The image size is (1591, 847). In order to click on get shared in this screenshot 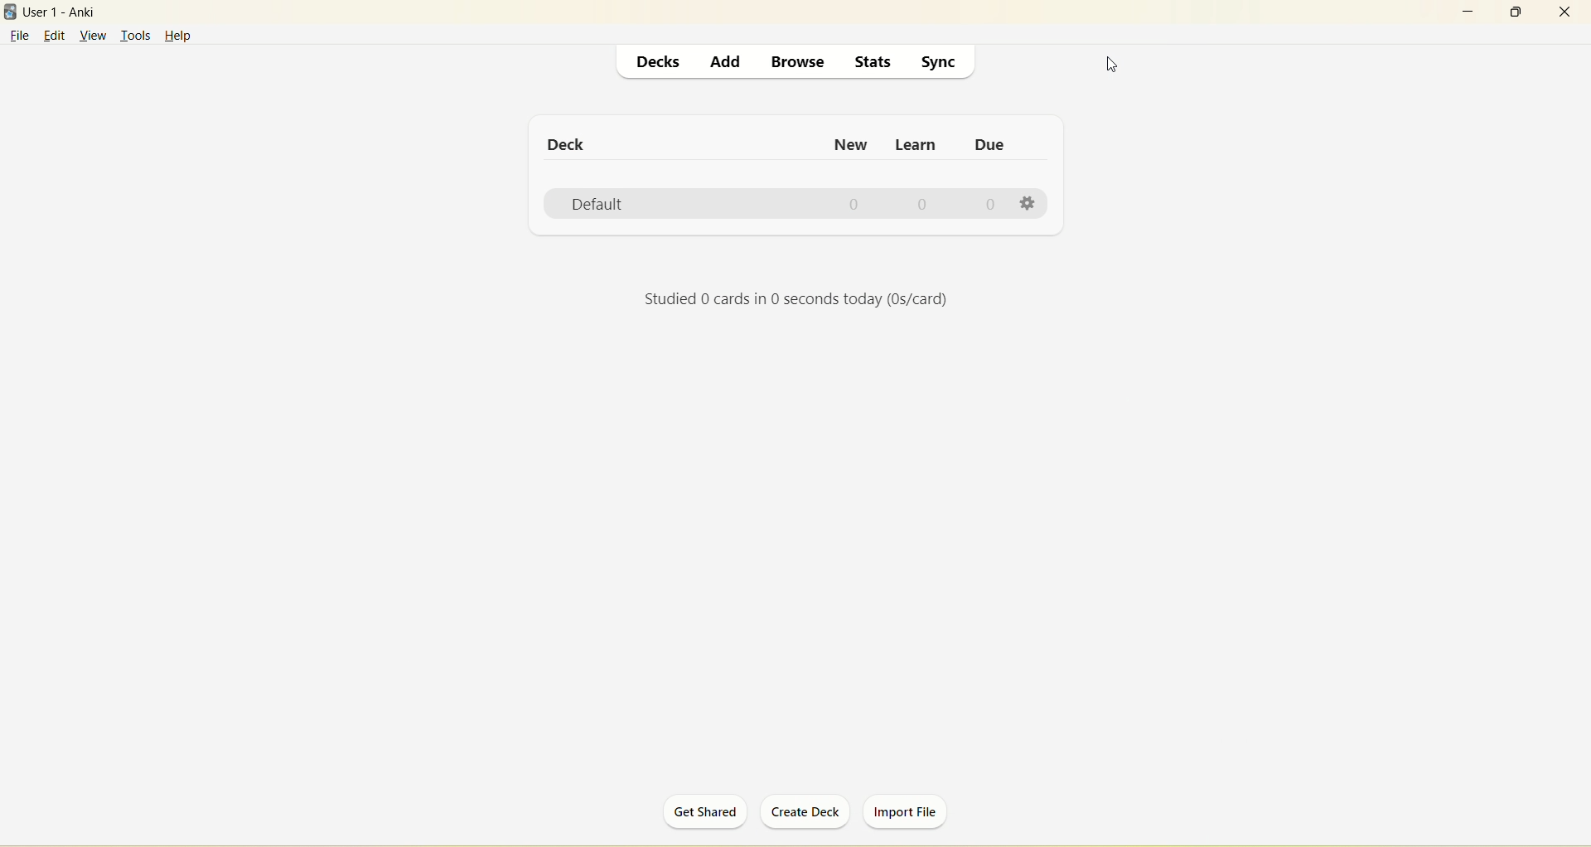, I will do `click(700, 815)`.